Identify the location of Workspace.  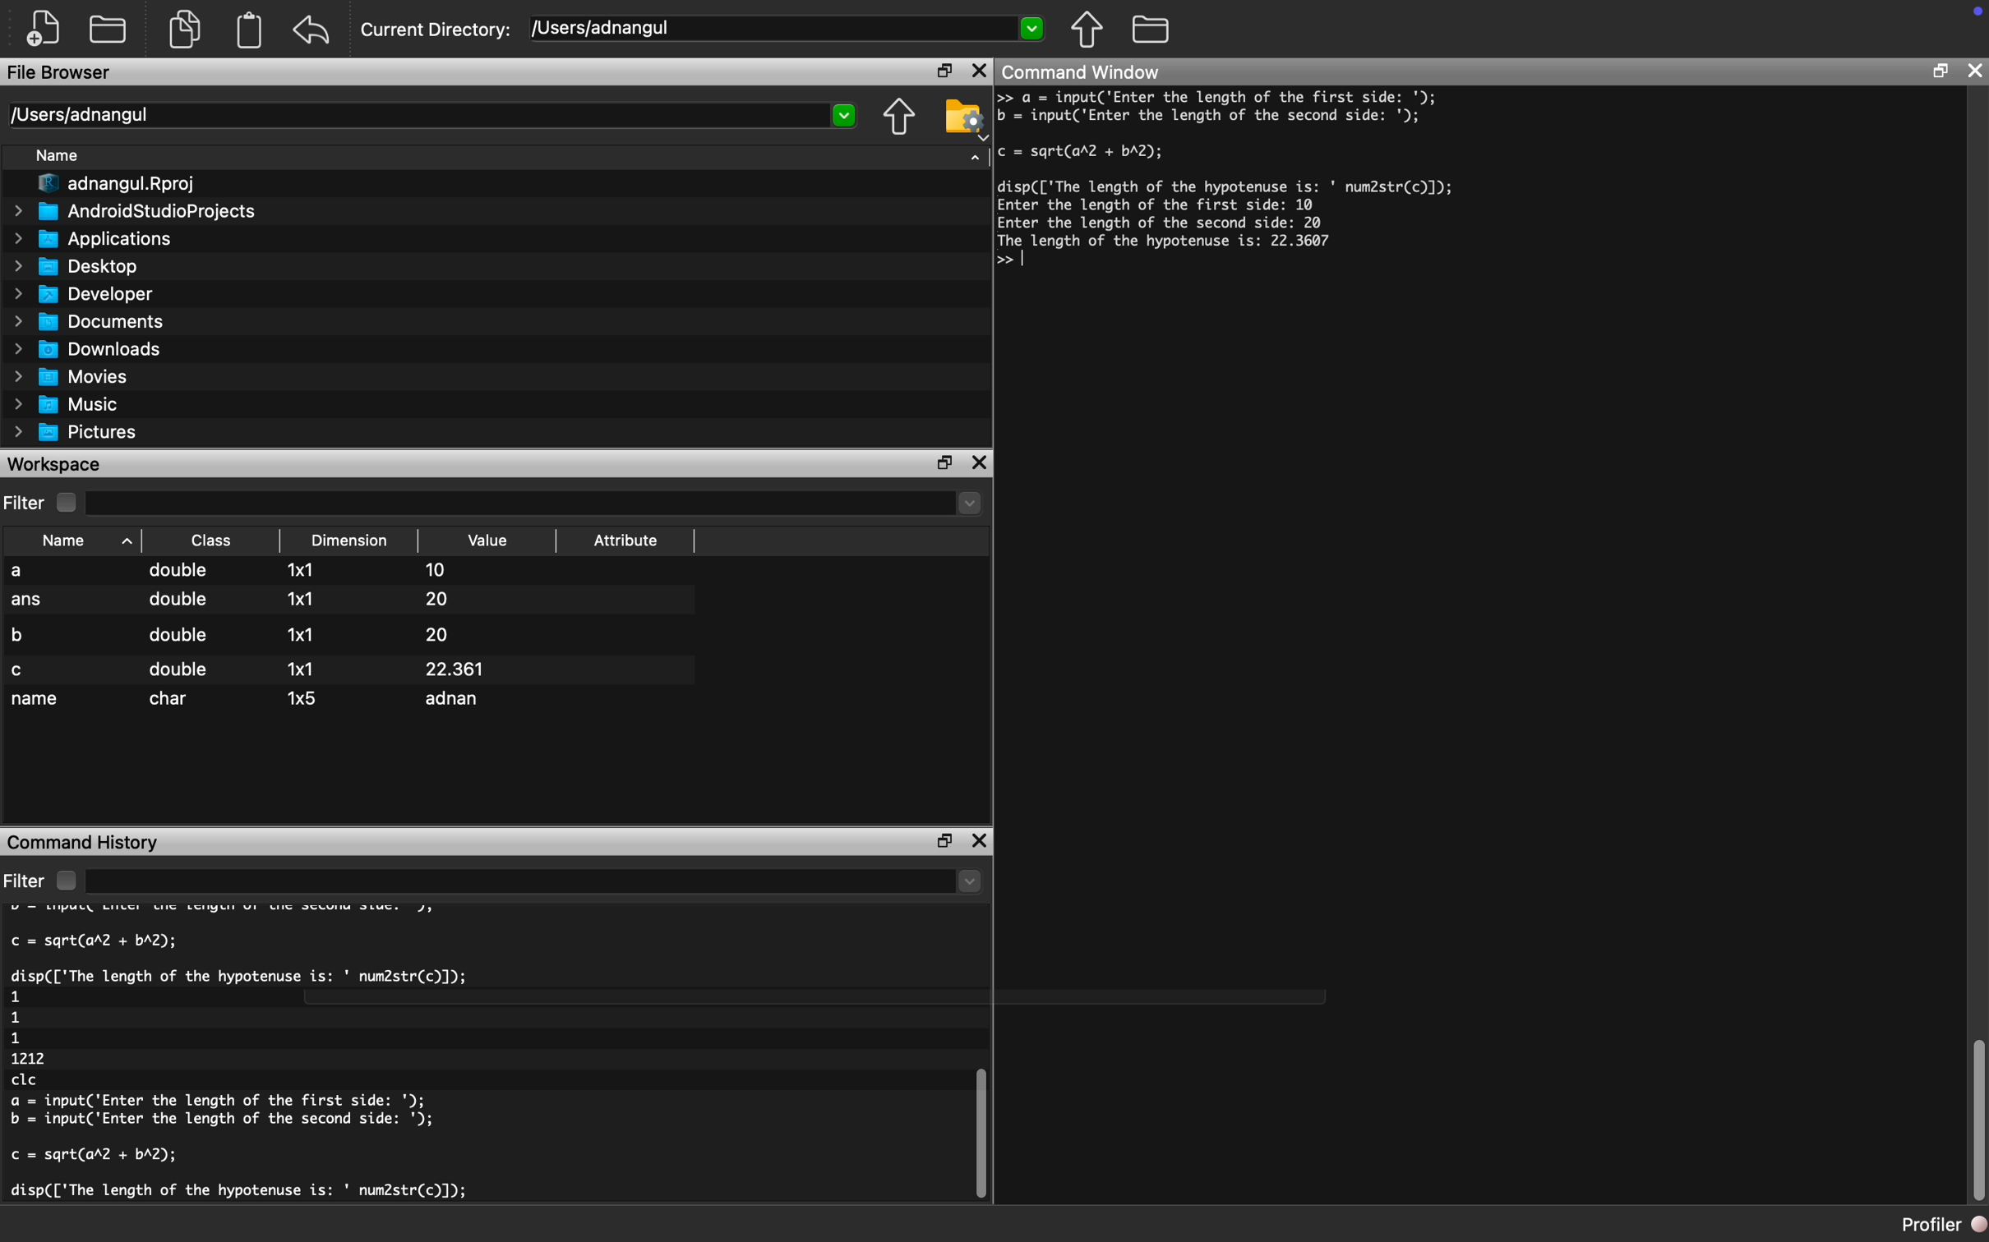
(58, 463).